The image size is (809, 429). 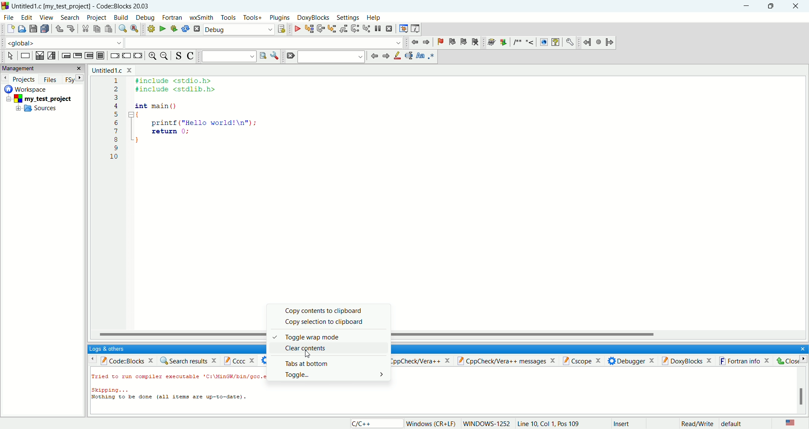 What do you see at coordinates (380, 29) in the screenshot?
I see `break debugger` at bounding box center [380, 29].